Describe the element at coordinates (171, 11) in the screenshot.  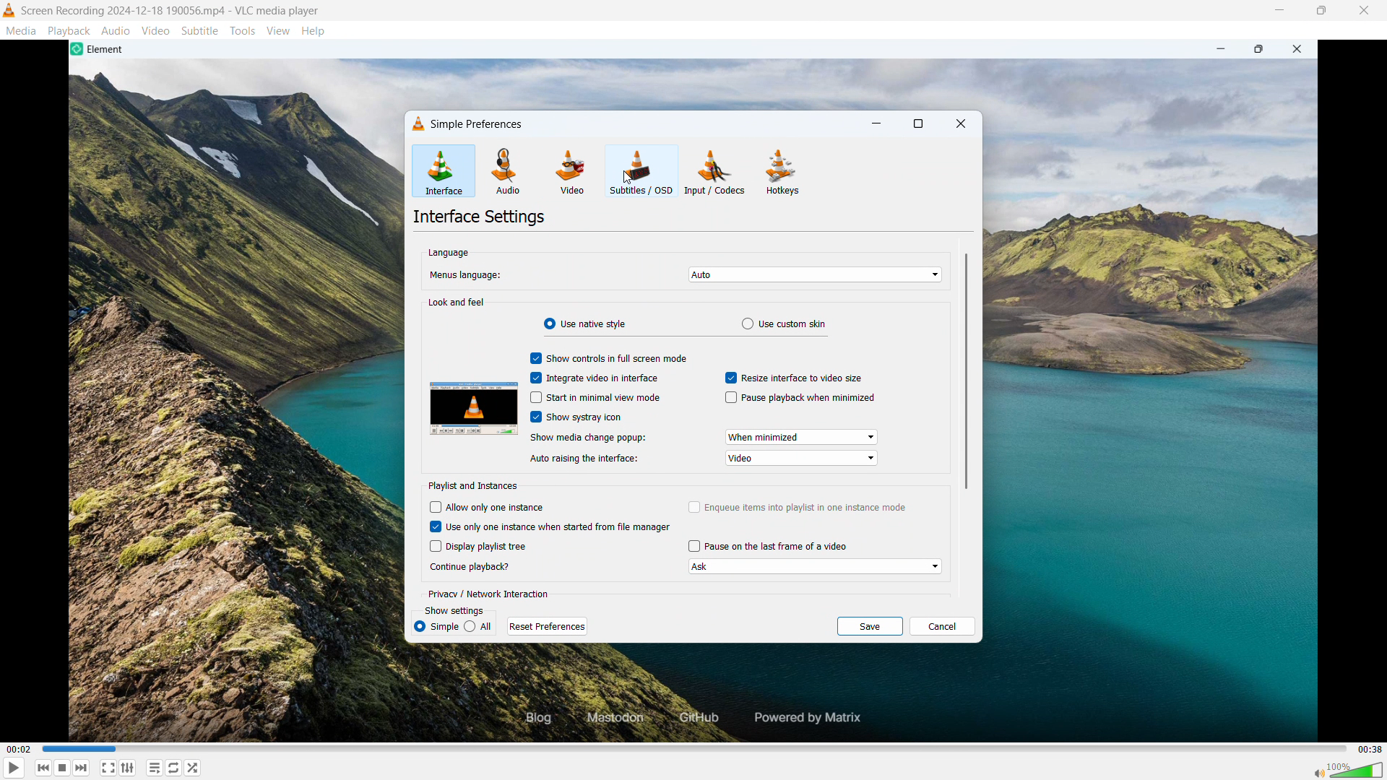
I see `File name ` at that location.